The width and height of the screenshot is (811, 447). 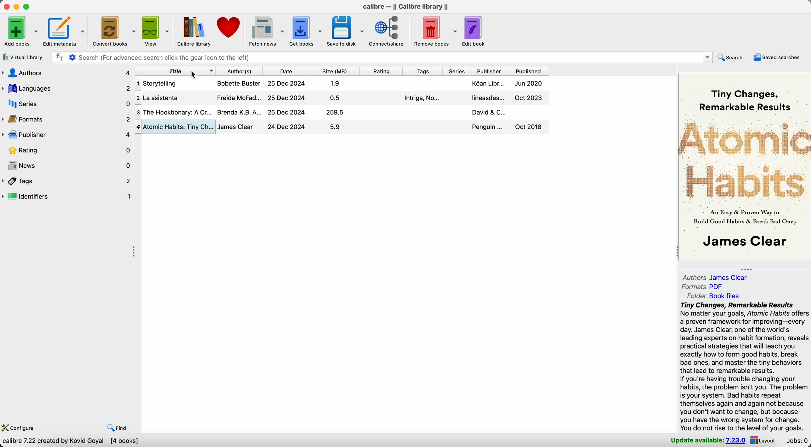 I want to click on penguin..., so click(x=487, y=126).